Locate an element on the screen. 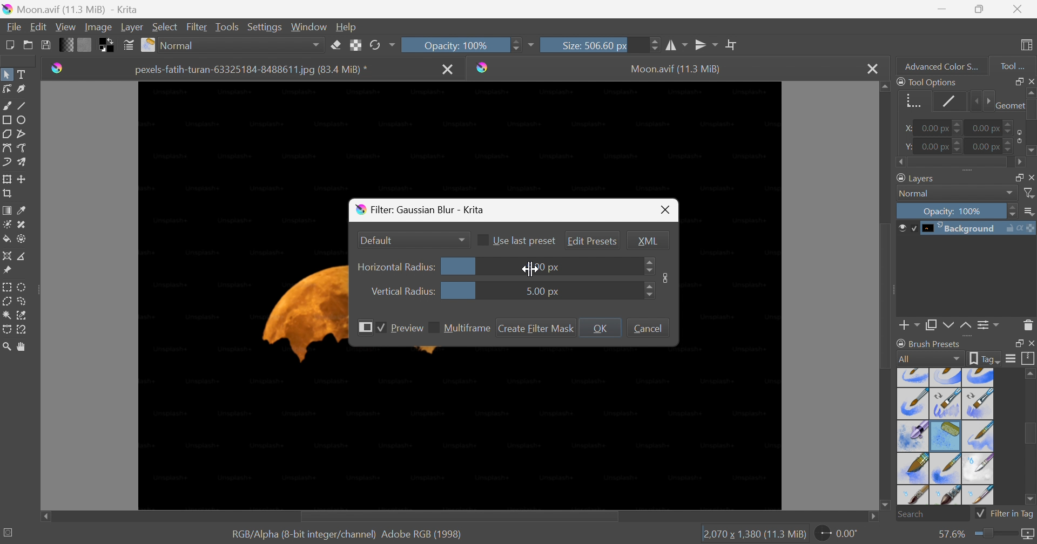  Favorites is located at coordinates (233, 45).